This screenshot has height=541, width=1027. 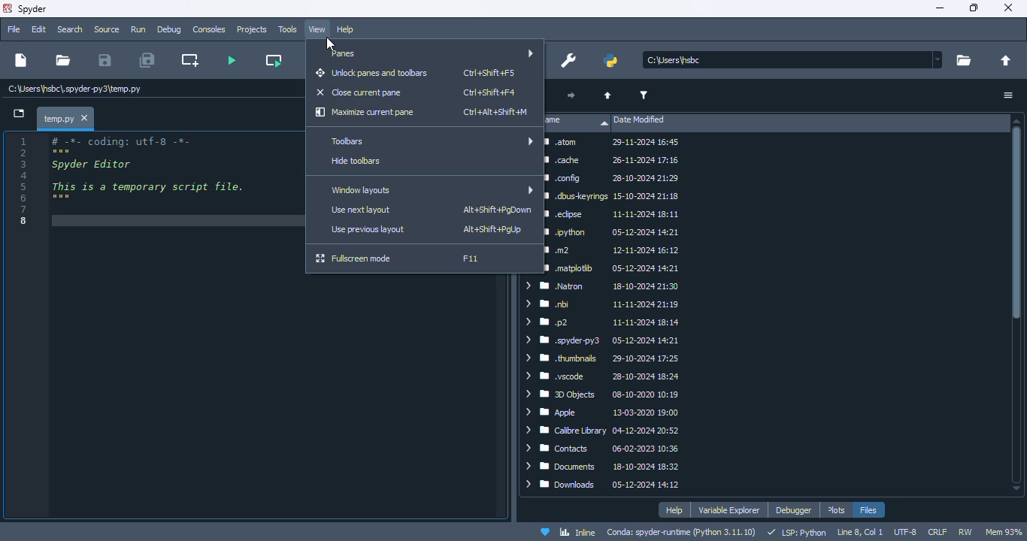 What do you see at coordinates (639, 120) in the screenshot?
I see `date modified` at bounding box center [639, 120].